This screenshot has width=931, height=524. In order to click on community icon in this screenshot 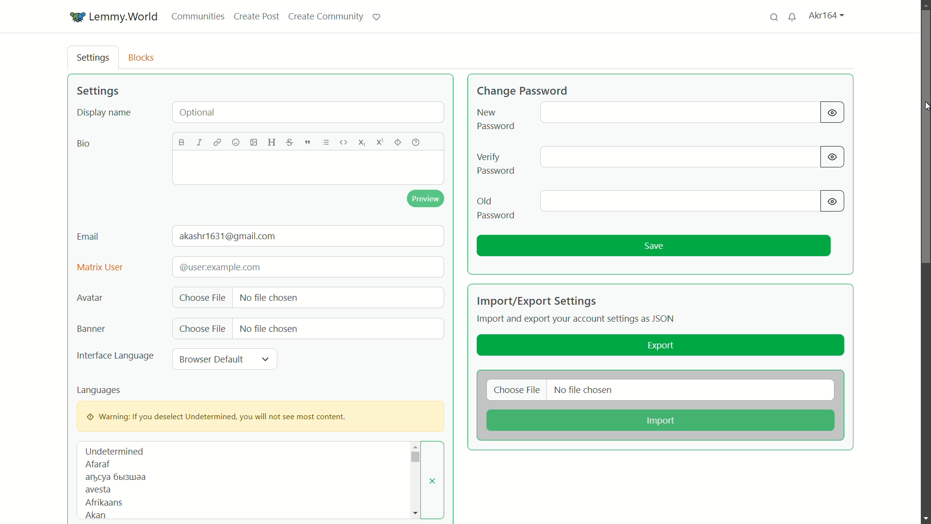, I will do `click(78, 17)`.